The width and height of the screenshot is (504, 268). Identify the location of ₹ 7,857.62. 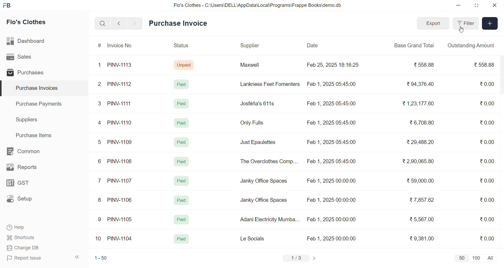
(422, 200).